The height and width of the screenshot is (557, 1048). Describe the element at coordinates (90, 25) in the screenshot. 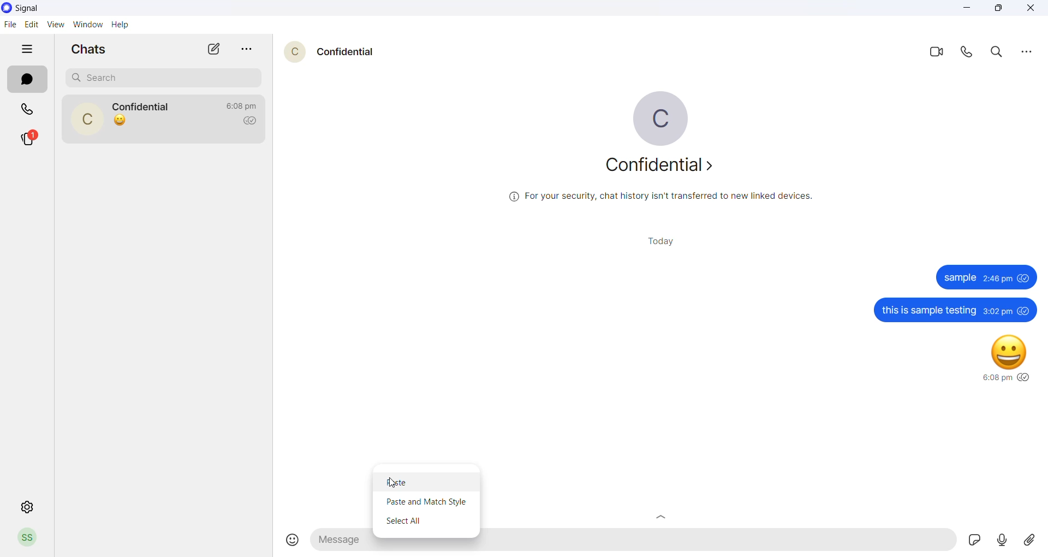

I see `window` at that location.